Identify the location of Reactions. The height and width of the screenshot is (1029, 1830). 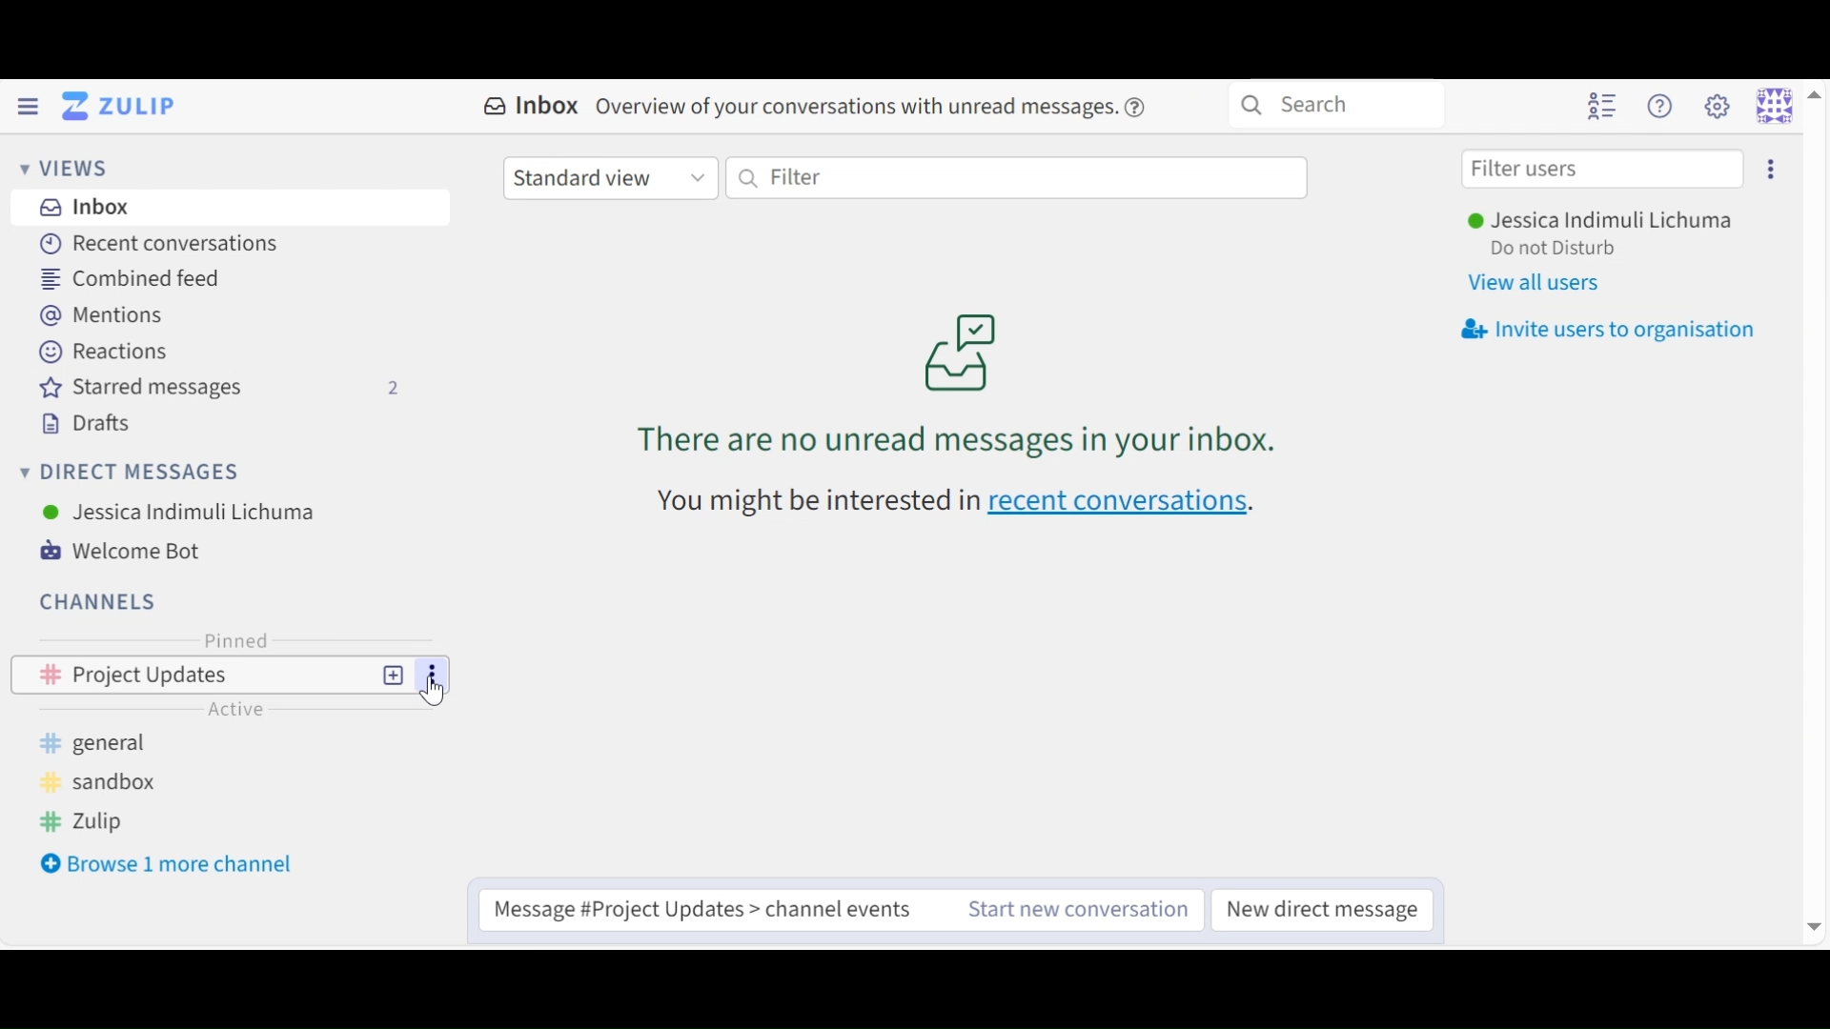
(107, 353).